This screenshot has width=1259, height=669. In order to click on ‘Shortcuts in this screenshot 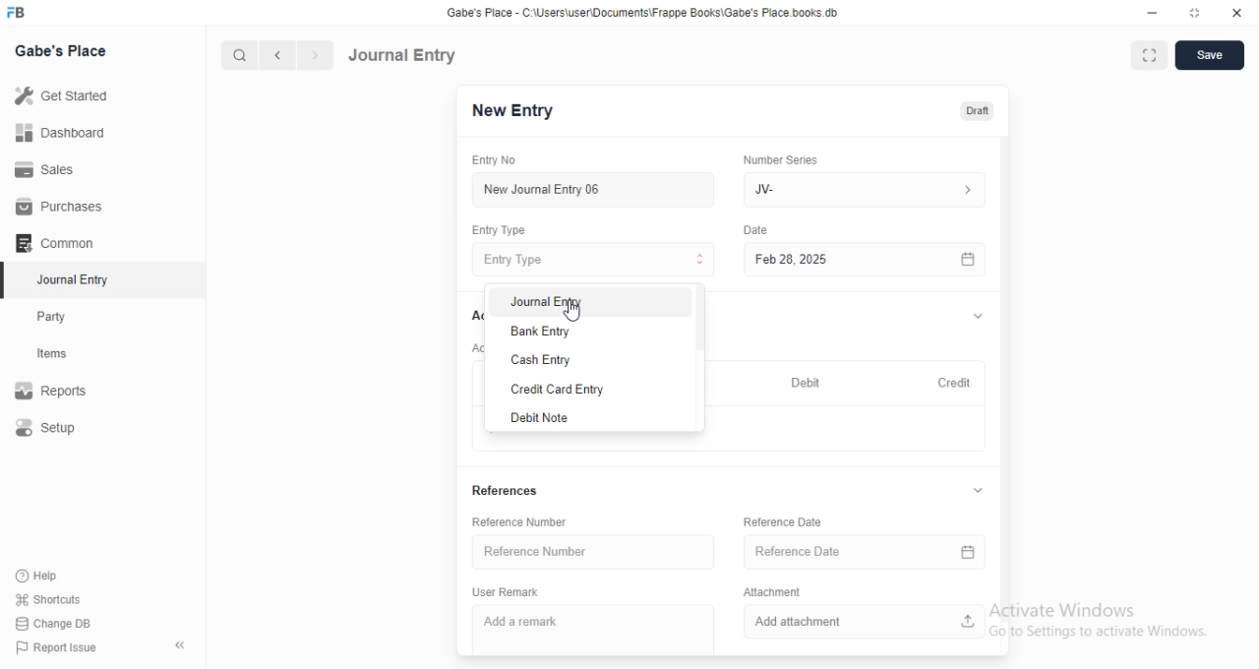, I will do `click(61, 599)`.